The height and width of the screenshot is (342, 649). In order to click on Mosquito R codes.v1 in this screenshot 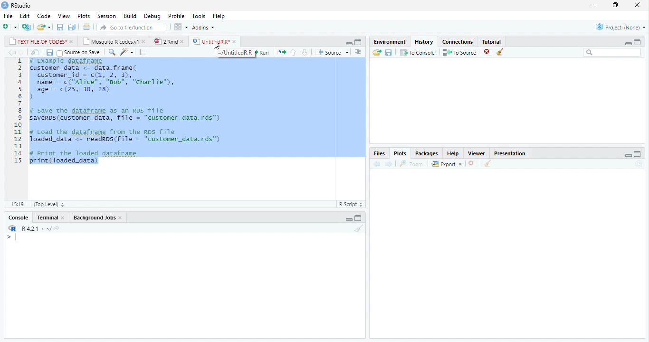, I will do `click(110, 41)`.